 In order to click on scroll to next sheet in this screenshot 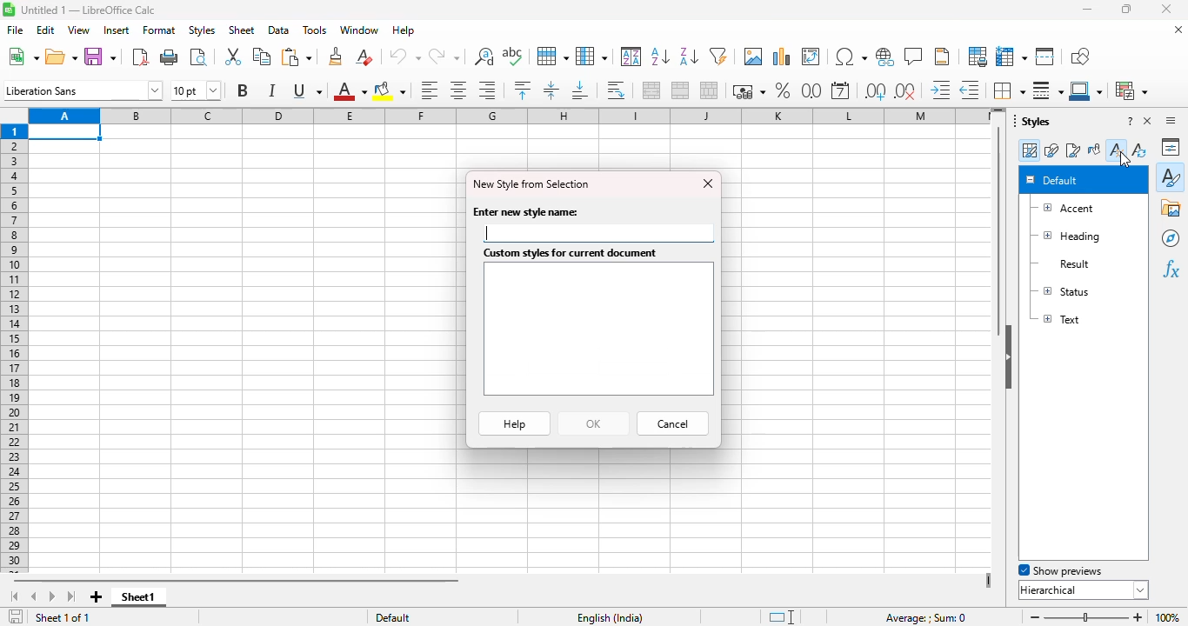, I will do `click(53, 597)`.